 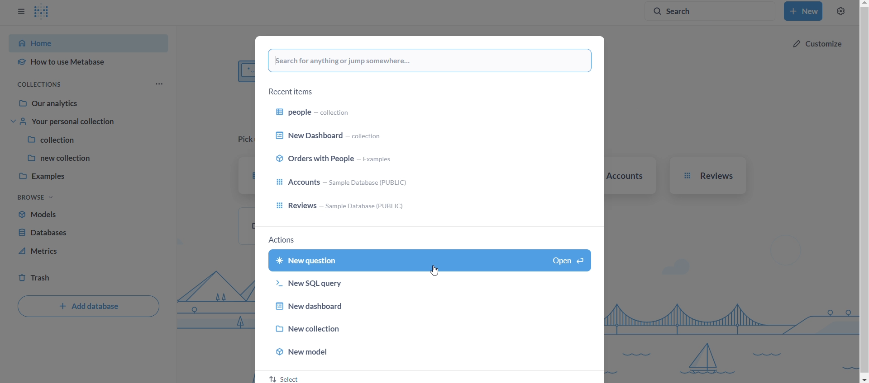 What do you see at coordinates (425, 353) in the screenshot?
I see `new model` at bounding box center [425, 353].